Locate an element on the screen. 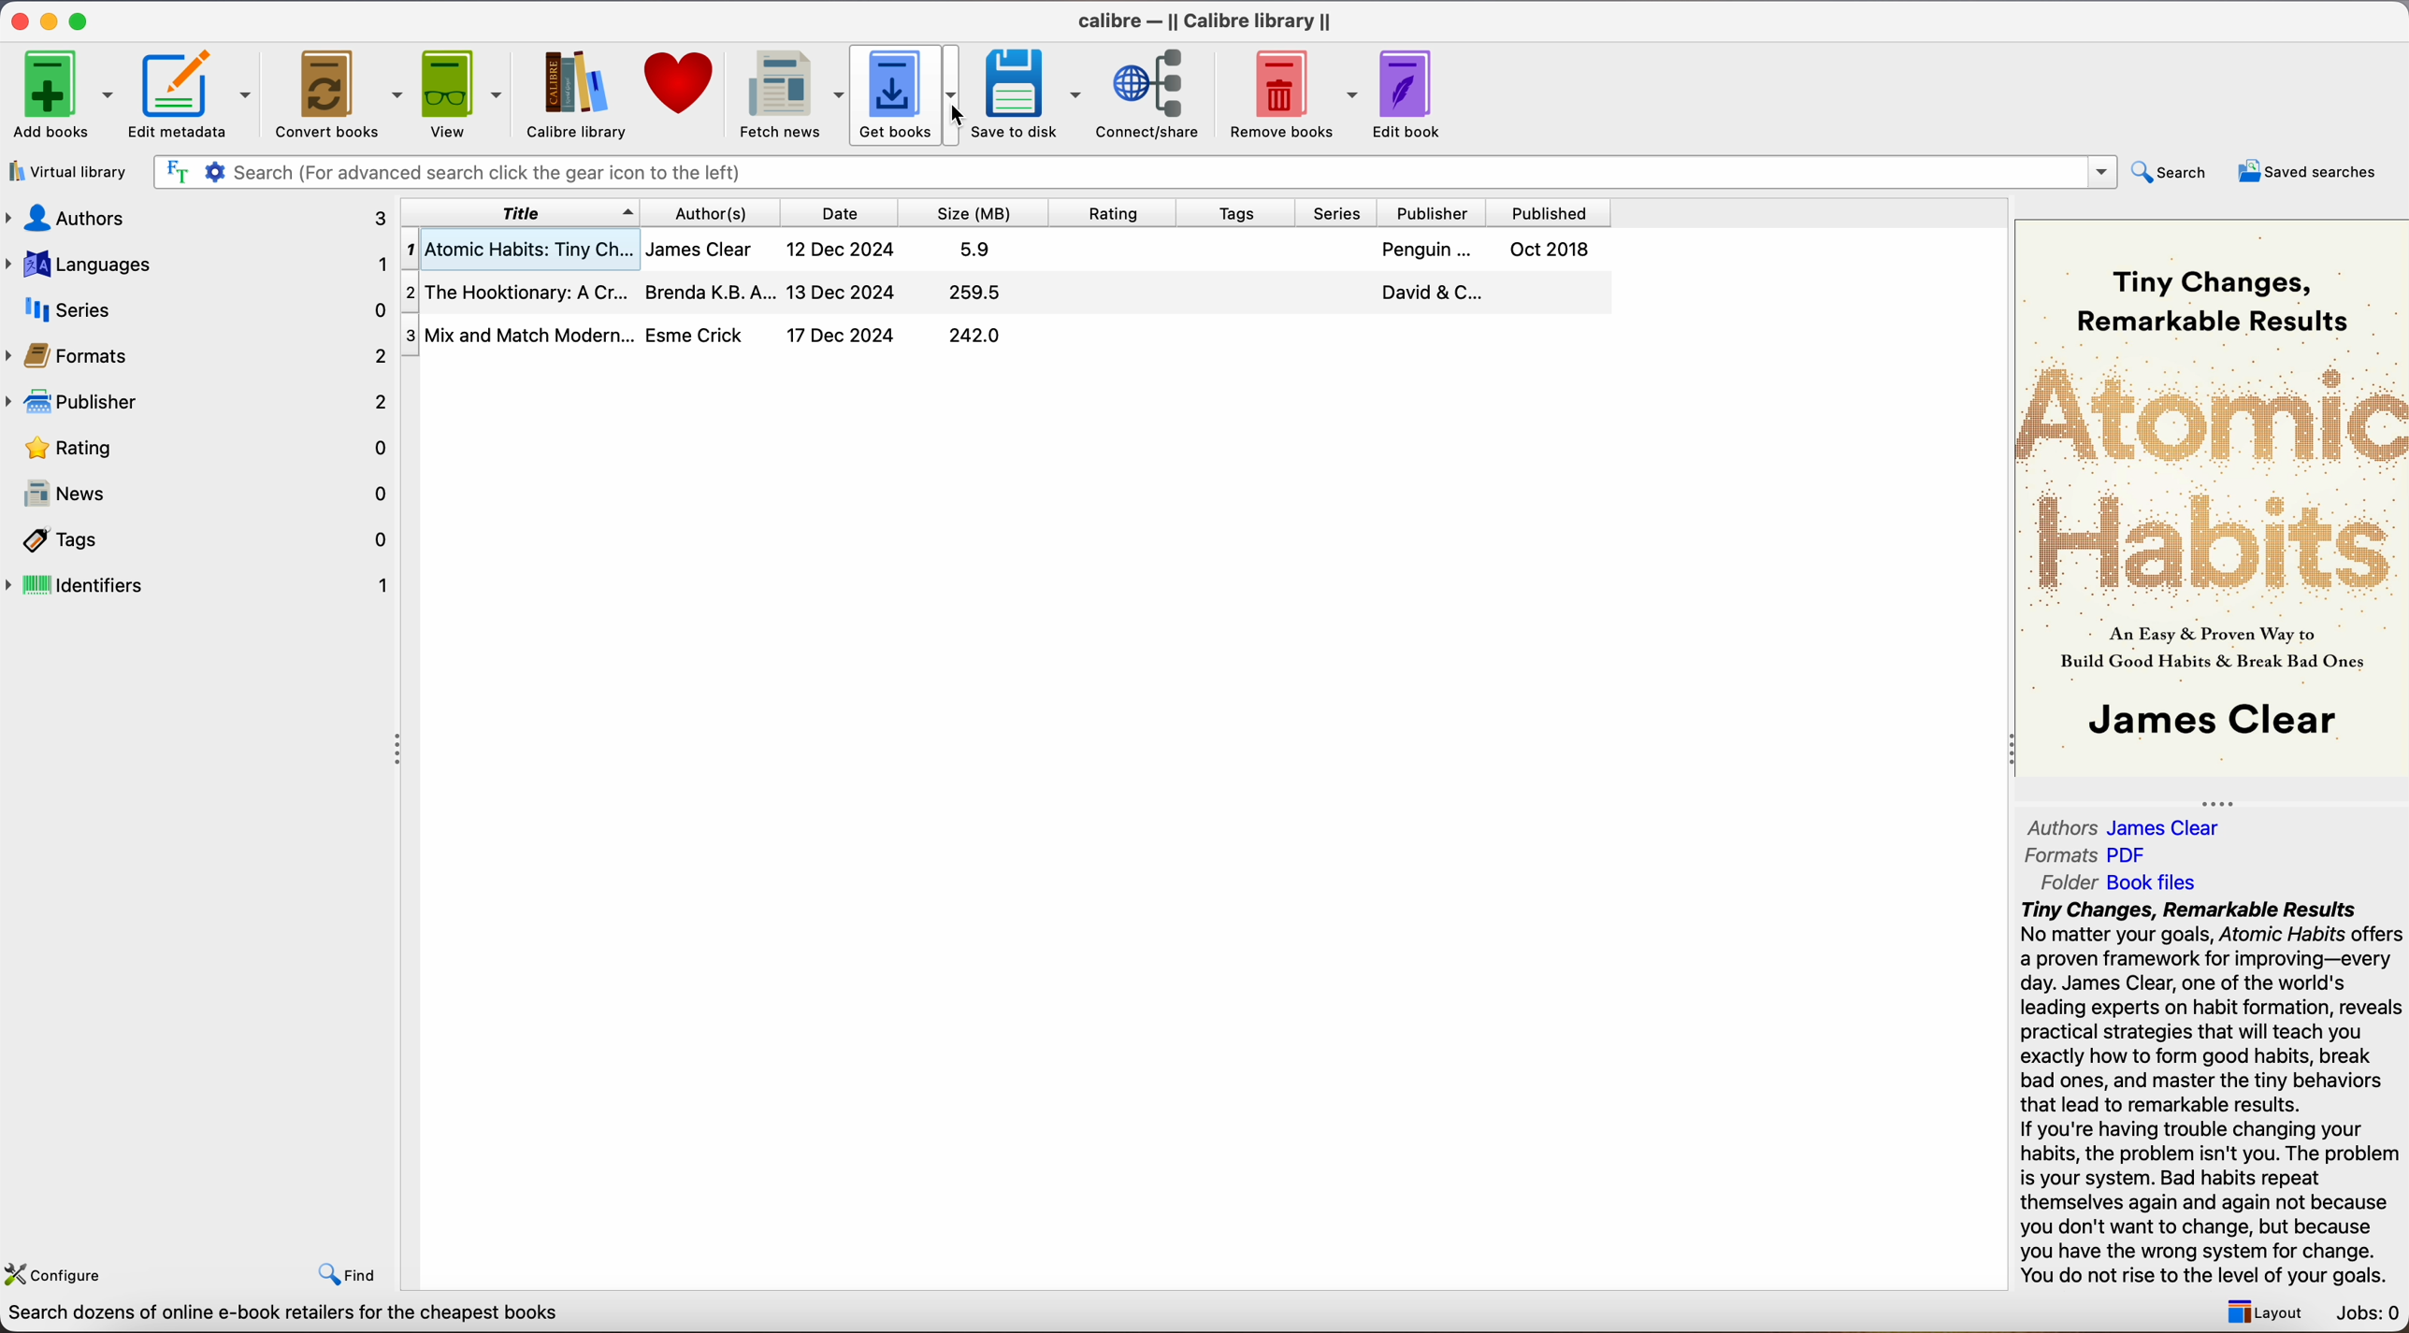  authors is located at coordinates (195, 217).